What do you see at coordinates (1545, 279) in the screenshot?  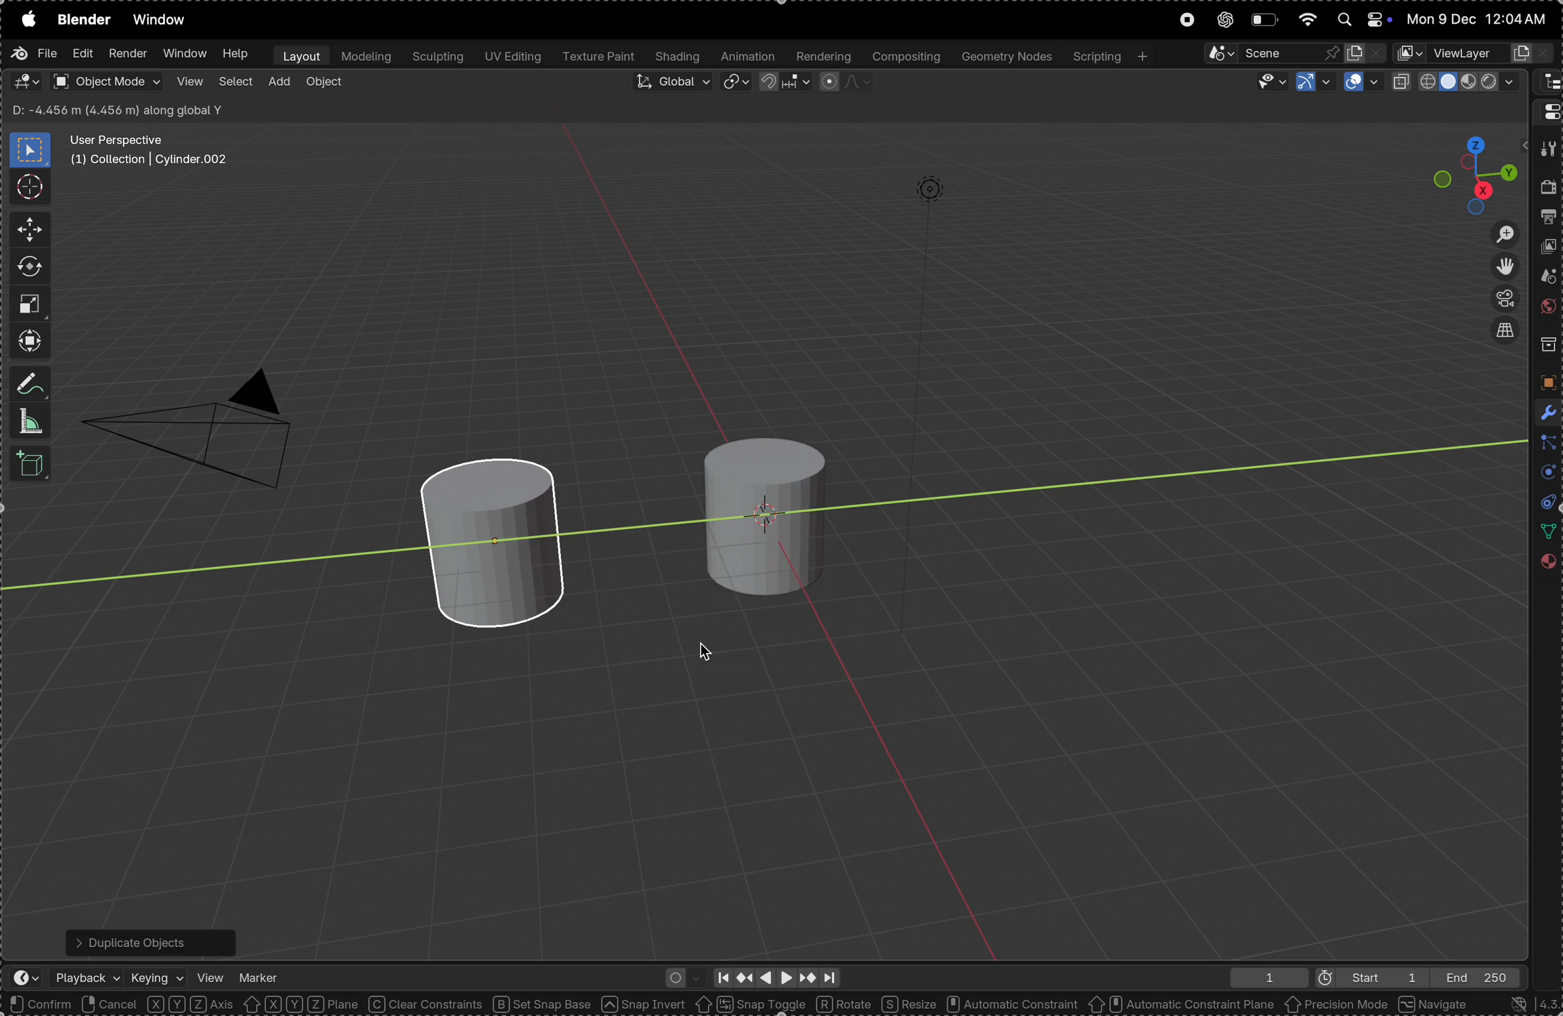 I see `scene` at bounding box center [1545, 279].